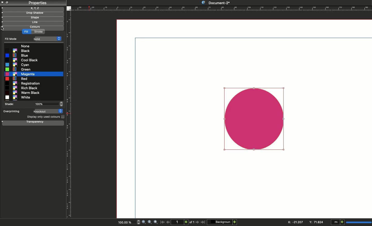  Describe the element at coordinates (12, 111) in the screenshot. I see `Overprinting` at that location.